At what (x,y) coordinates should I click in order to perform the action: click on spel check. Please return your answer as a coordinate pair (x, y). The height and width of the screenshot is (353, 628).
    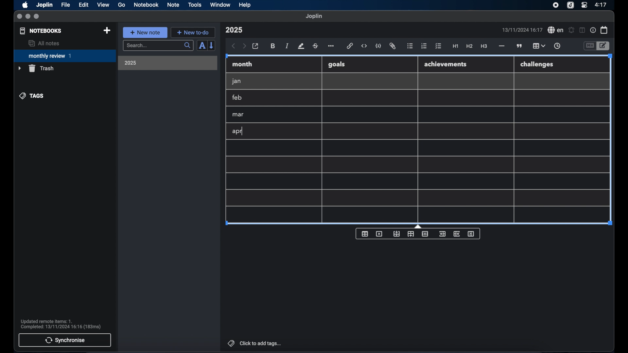
    Looking at the image, I should click on (556, 30).